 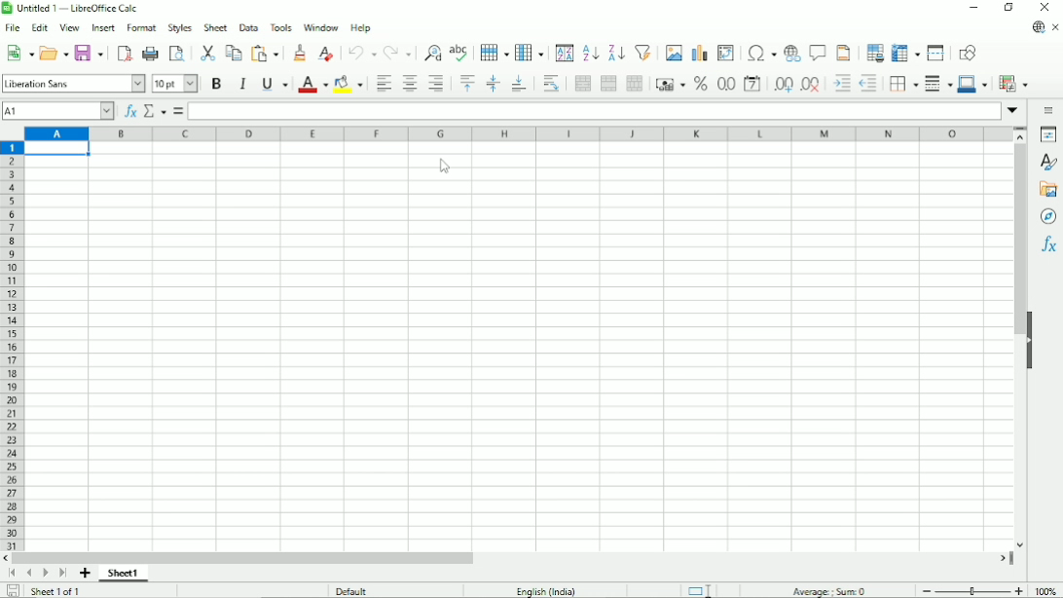 What do you see at coordinates (409, 85) in the screenshot?
I see `Align center` at bounding box center [409, 85].